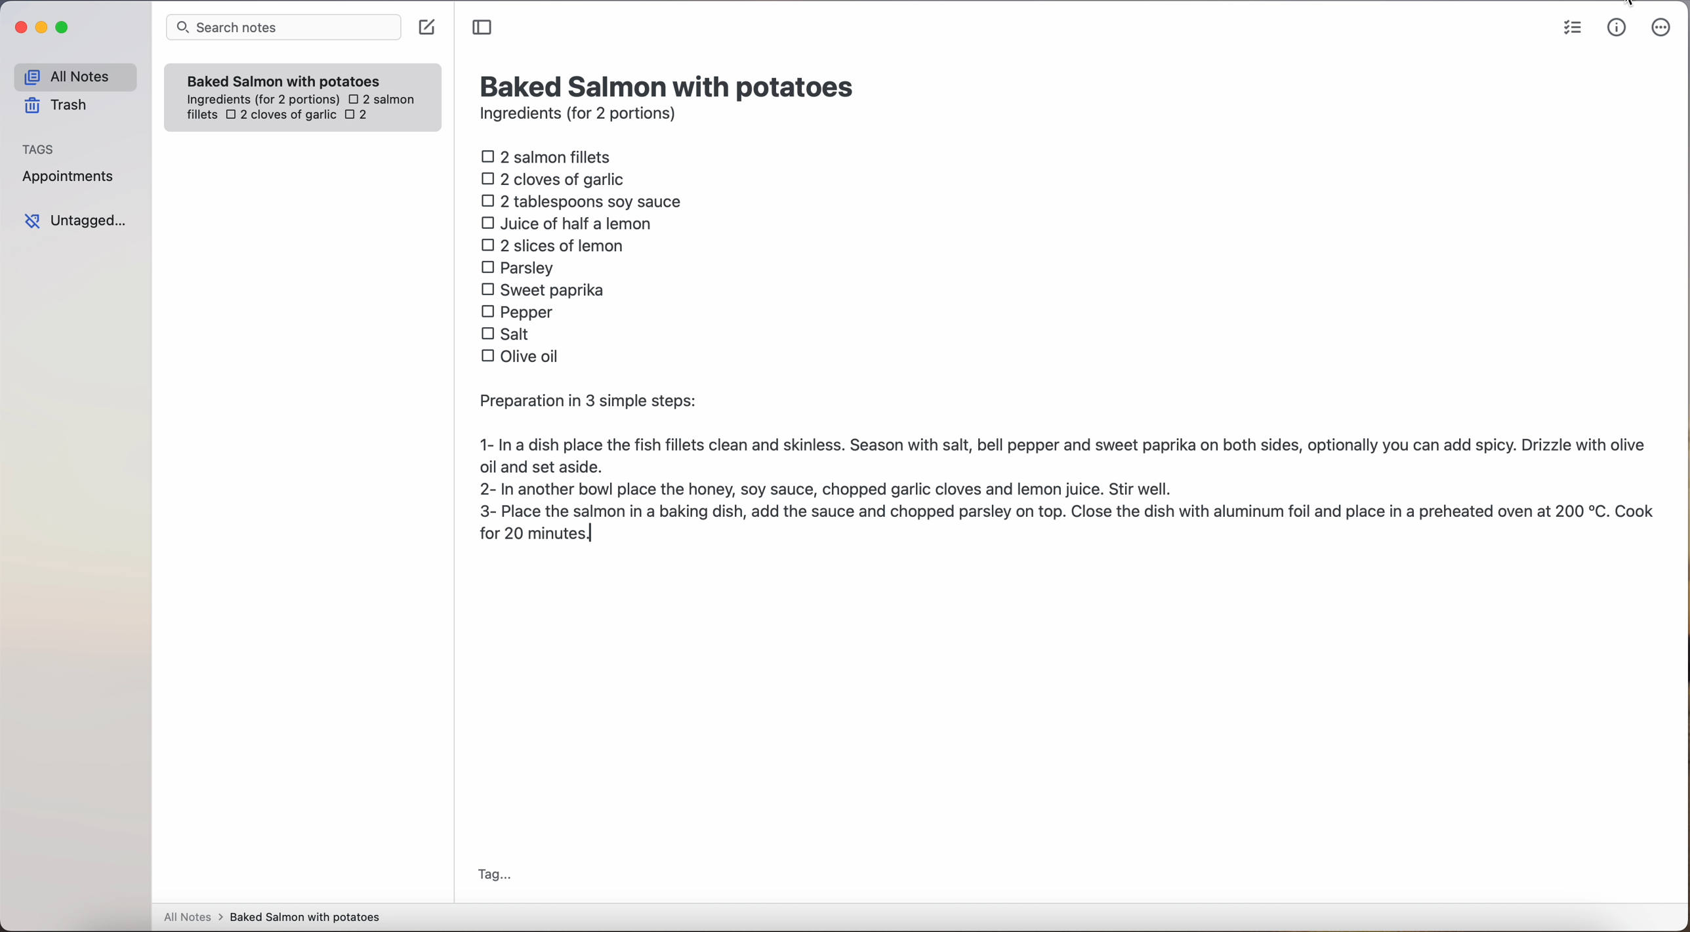  I want to click on minimize Simplenote, so click(41, 29).